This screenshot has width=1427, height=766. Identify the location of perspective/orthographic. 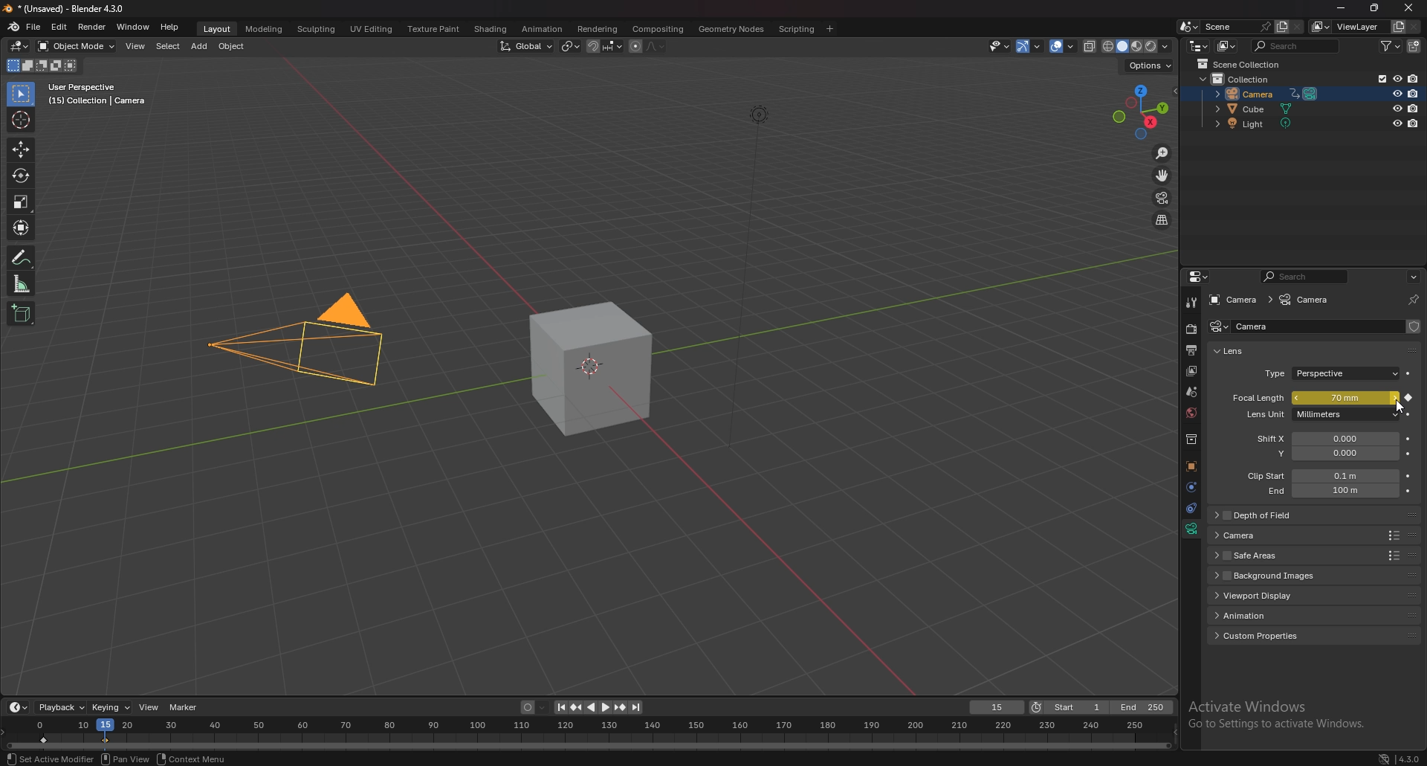
(1162, 220).